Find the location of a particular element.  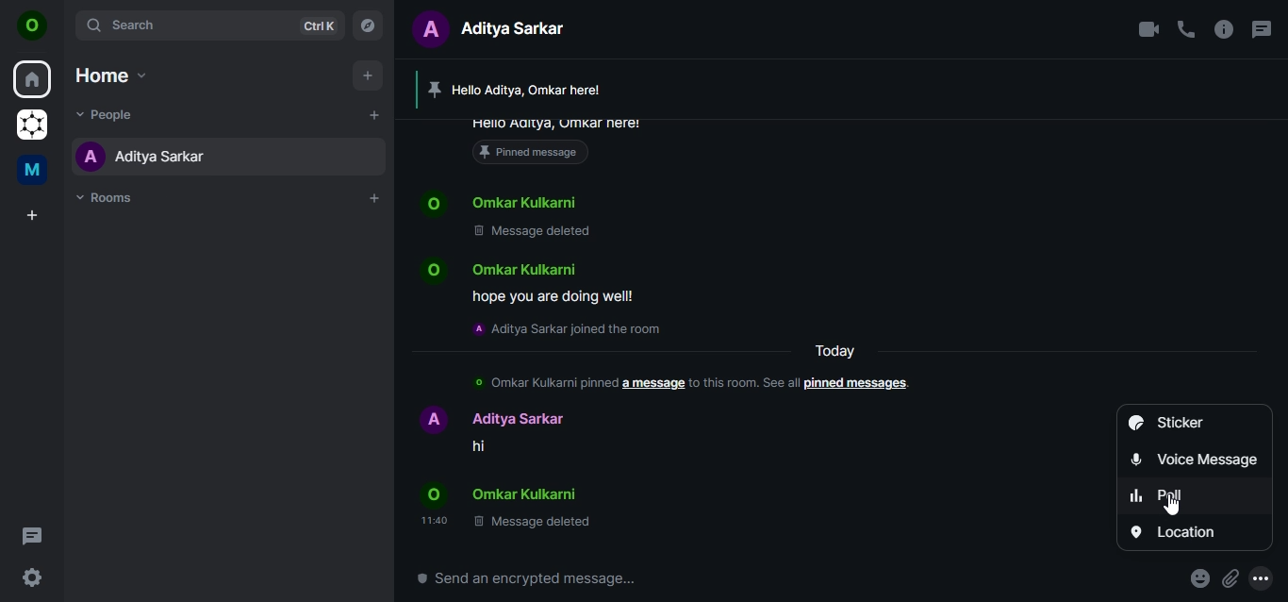

rooms is located at coordinates (110, 198).